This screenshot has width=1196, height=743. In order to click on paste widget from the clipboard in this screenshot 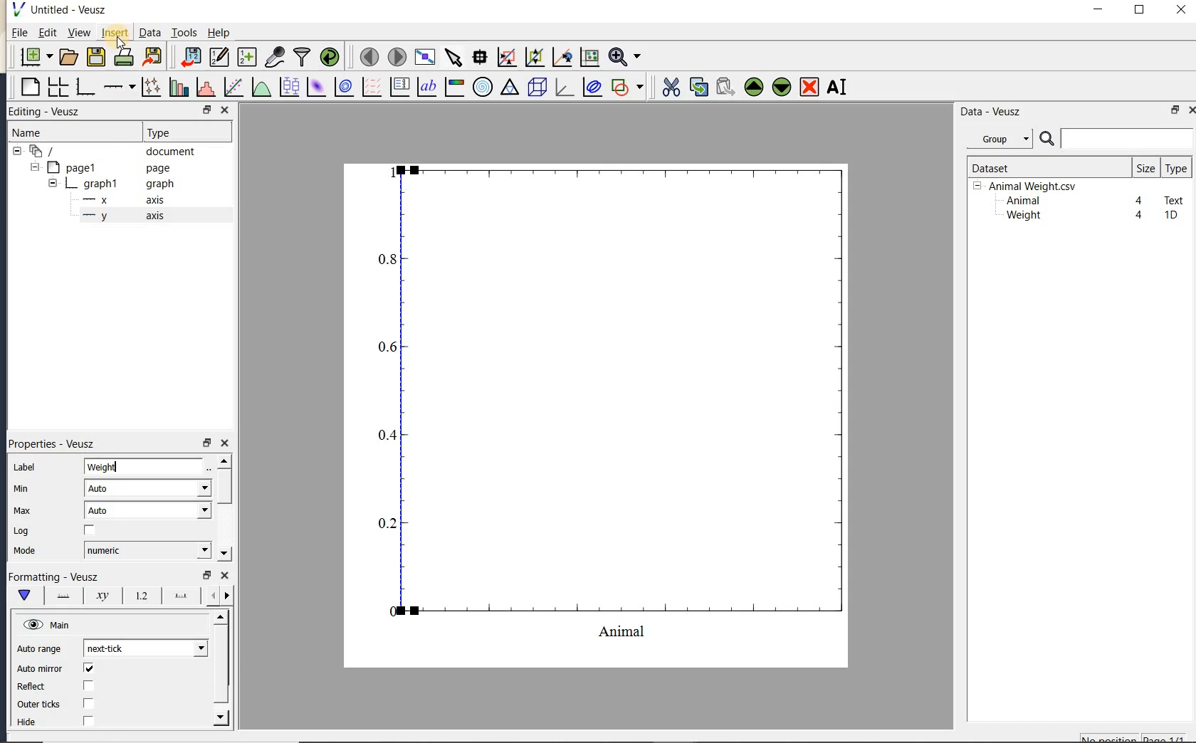, I will do `click(725, 88)`.